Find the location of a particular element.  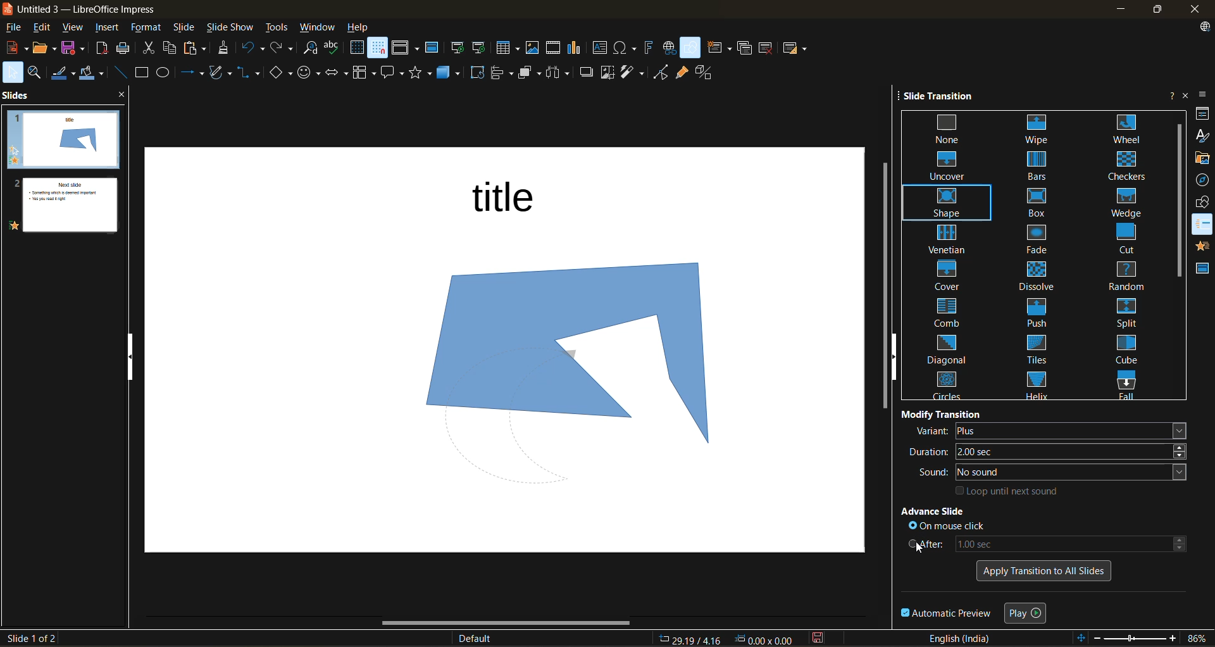

modify transition is located at coordinates (942, 413).